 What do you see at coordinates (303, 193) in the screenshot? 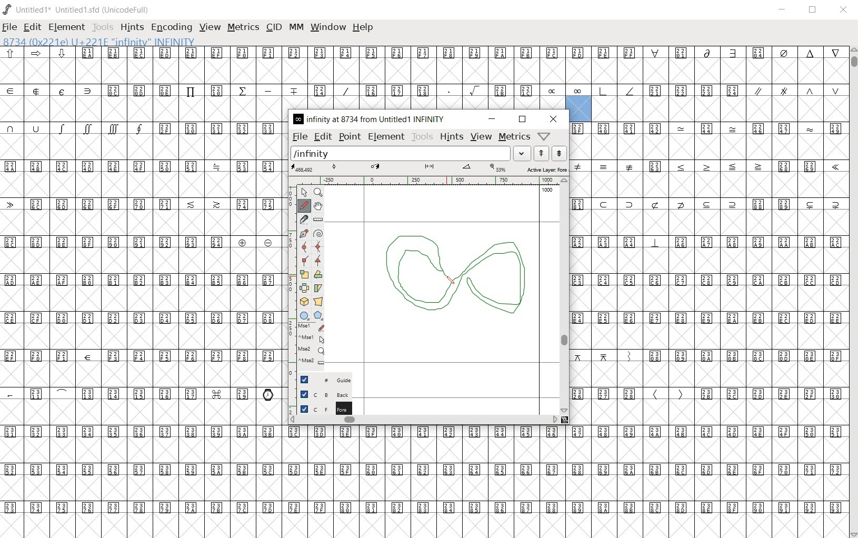
I see `POINTER` at bounding box center [303, 193].